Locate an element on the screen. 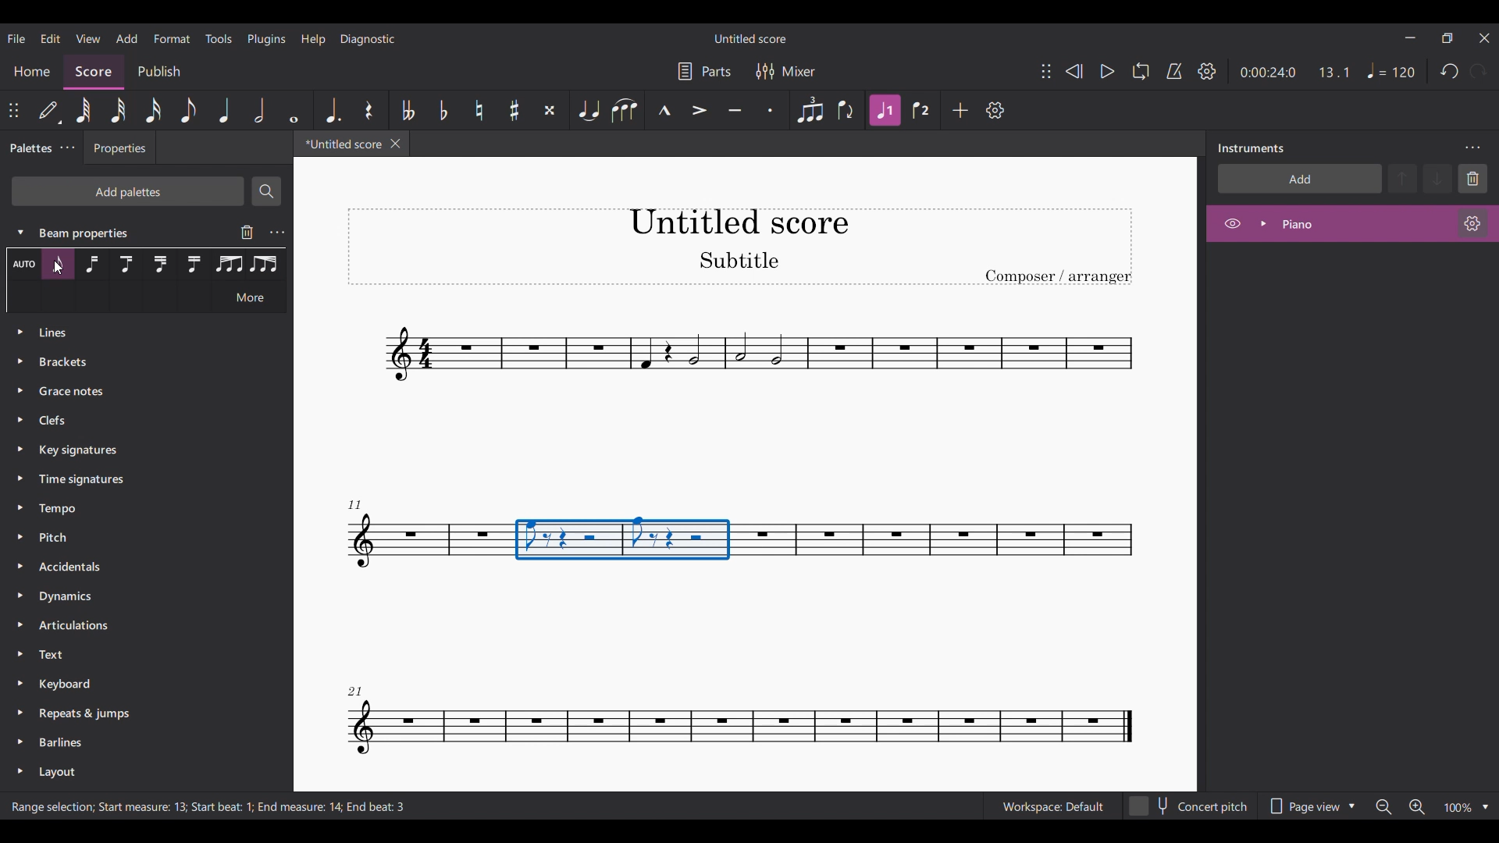 The image size is (1499, 843). Add is located at coordinates (960, 110).